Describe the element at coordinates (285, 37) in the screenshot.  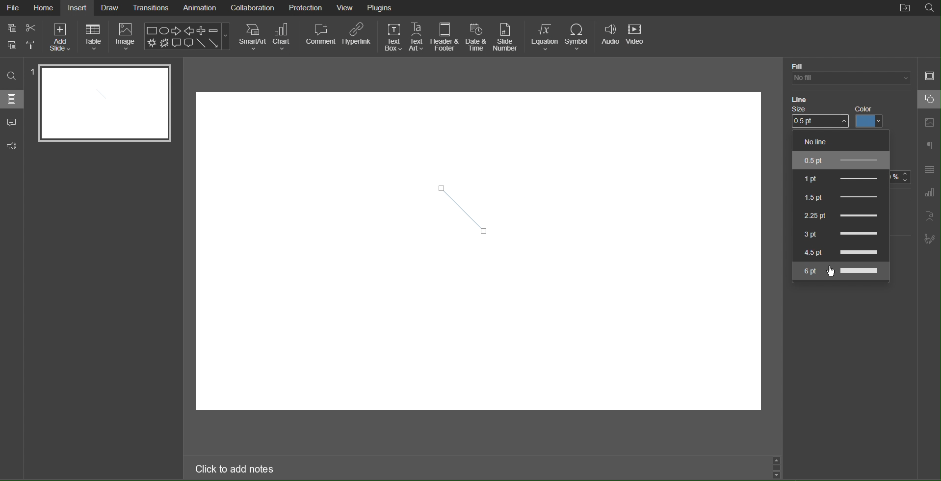
I see `Chart` at that location.